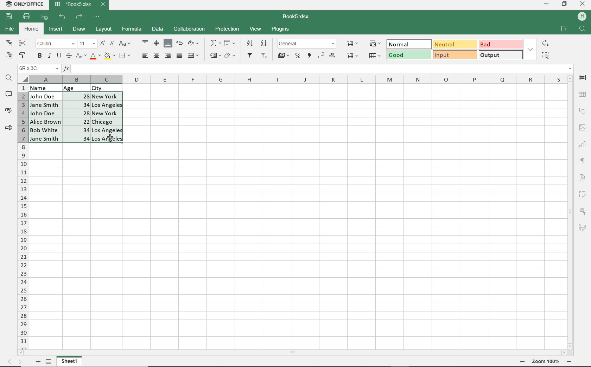  I want to click on DATA, so click(158, 30).